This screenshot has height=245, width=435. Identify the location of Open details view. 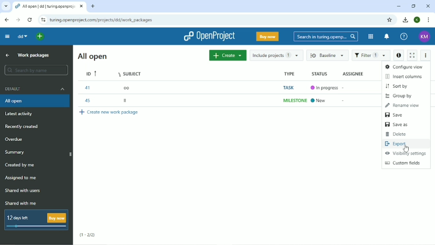
(399, 55).